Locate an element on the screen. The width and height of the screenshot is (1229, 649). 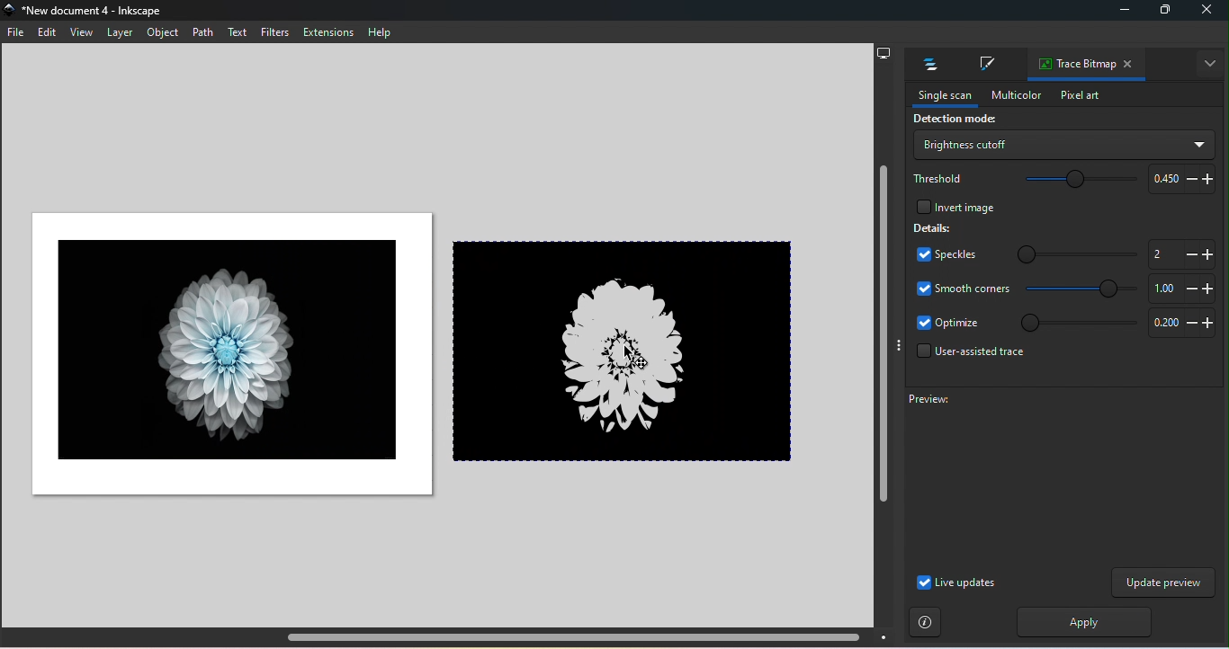
Vertical scroll bar is located at coordinates (882, 346).